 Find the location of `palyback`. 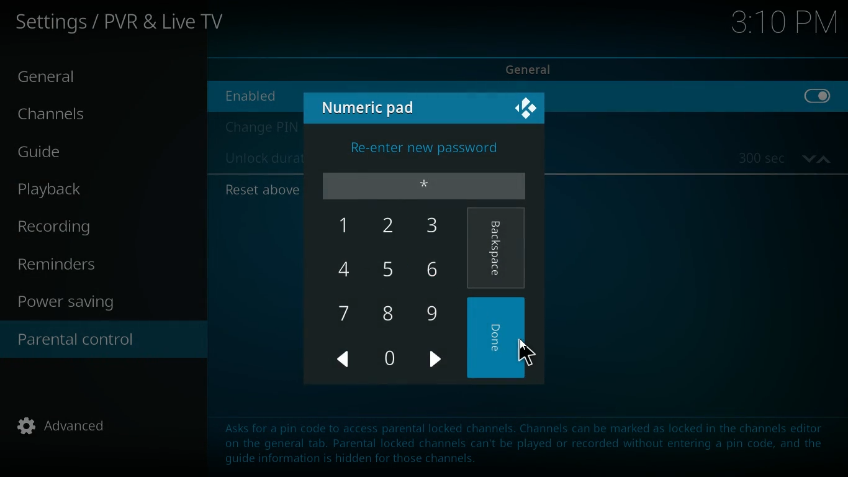

palyback is located at coordinates (63, 189).